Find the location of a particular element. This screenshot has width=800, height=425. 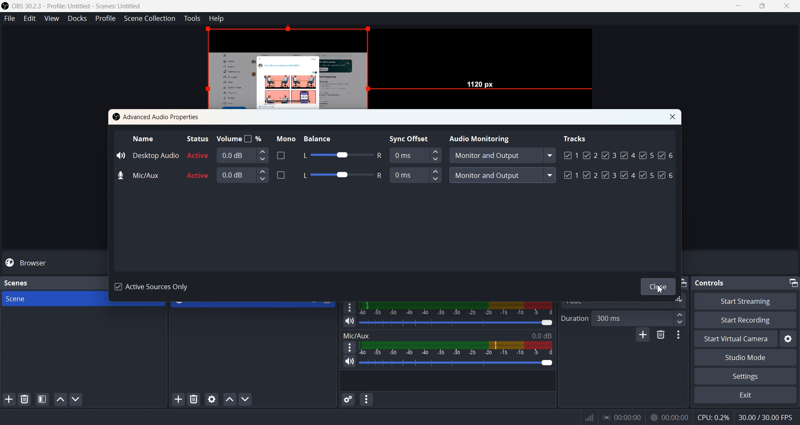

Volume Adjuster is located at coordinates (456, 362).